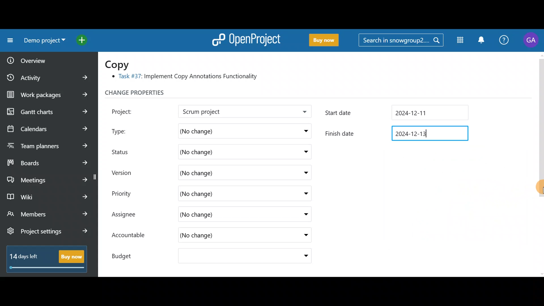 The height and width of the screenshot is (306, 544). I want to click on Scrum project, so click(228, 112).